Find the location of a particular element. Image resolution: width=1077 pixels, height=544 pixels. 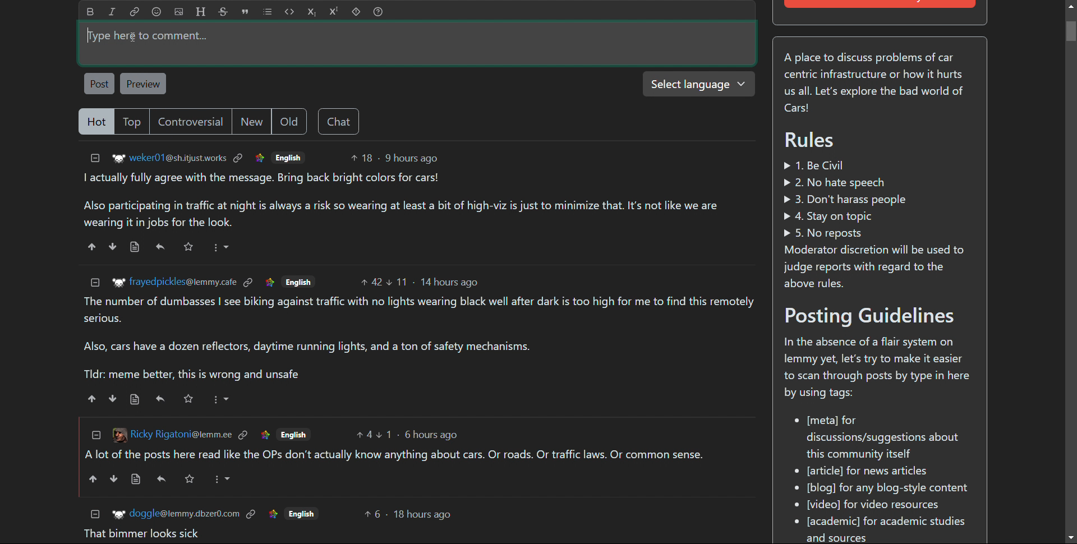

reply is located at coordinates (162, 478).